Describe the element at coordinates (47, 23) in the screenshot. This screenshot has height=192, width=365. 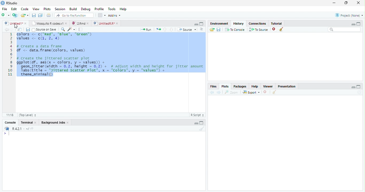
I see `Mosquito R codes.v1` at that location.